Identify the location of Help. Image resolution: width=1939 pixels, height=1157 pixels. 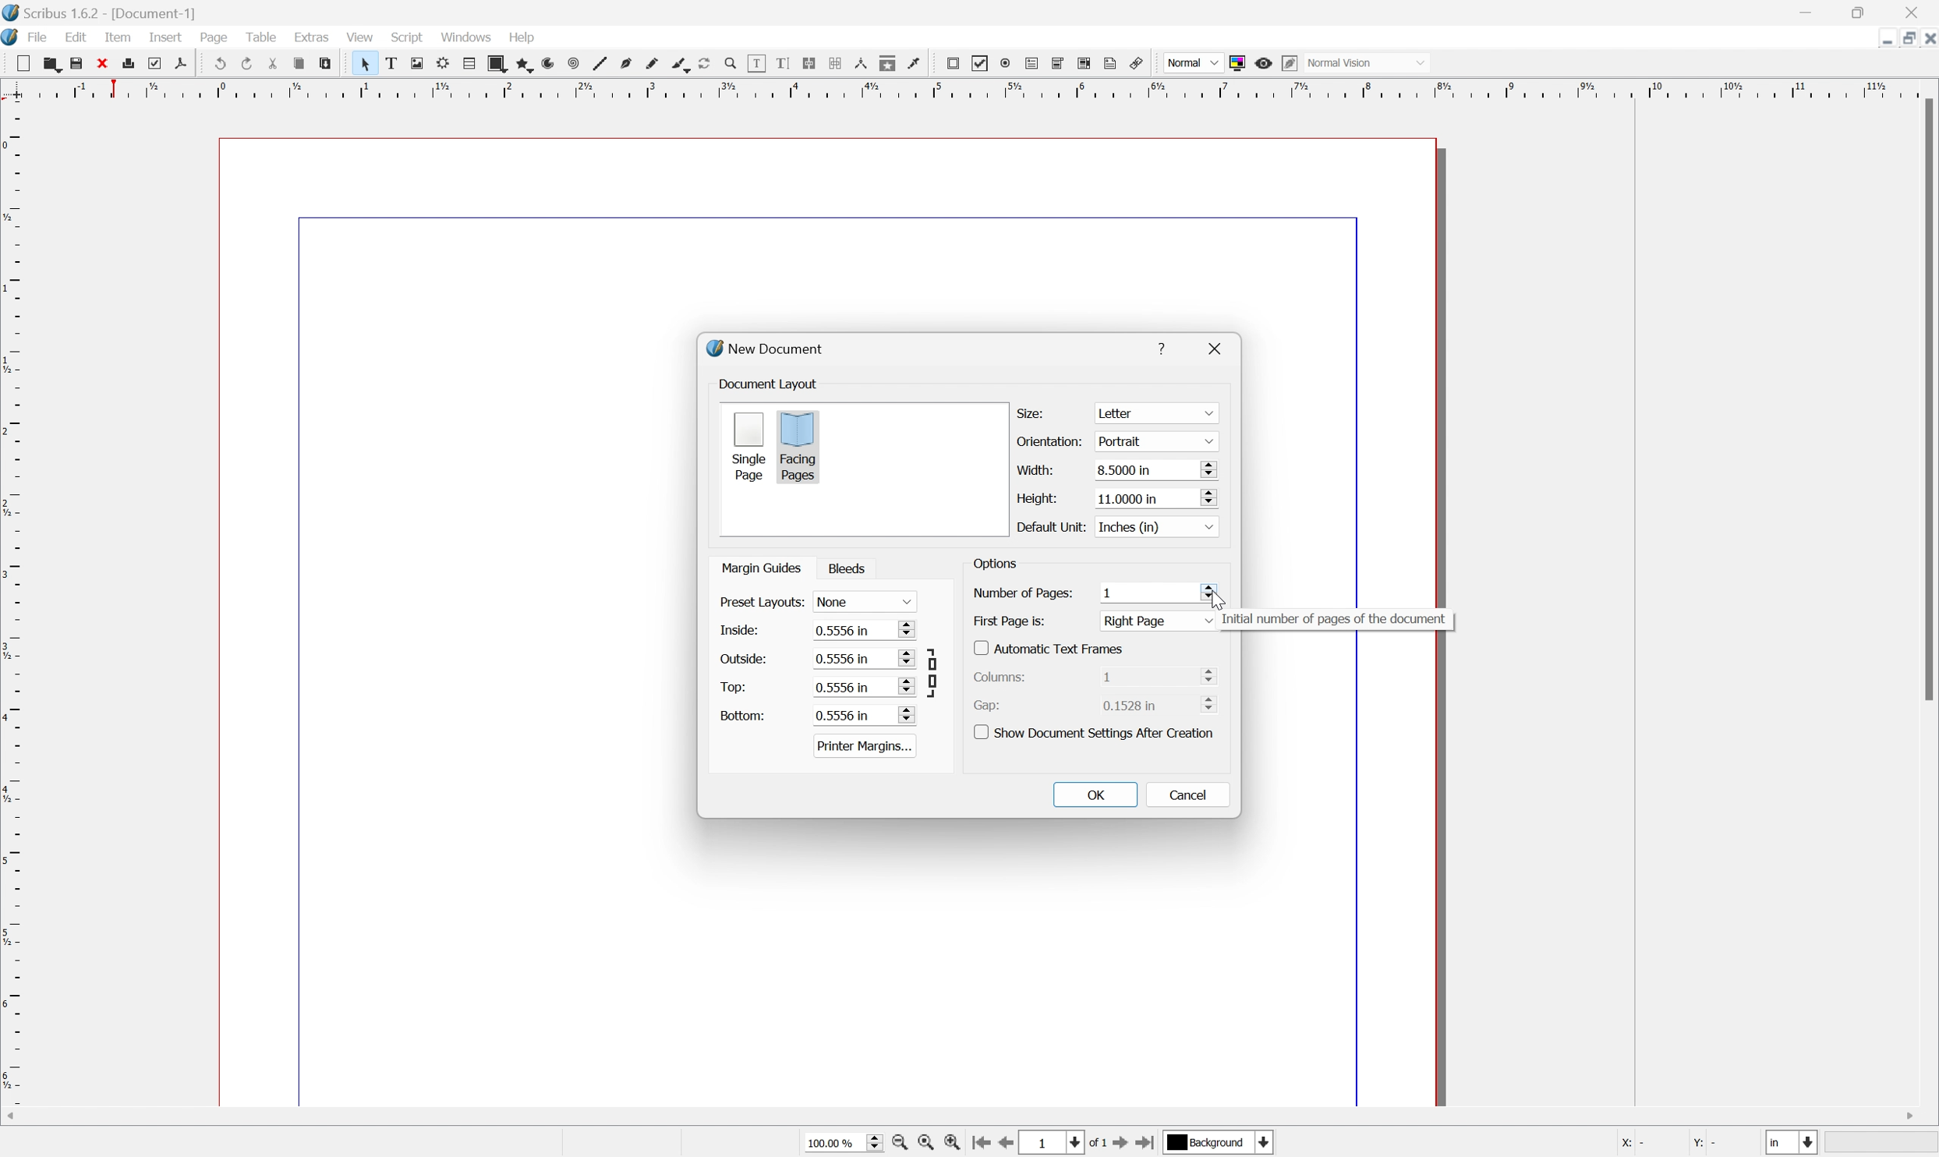
(521, 37).